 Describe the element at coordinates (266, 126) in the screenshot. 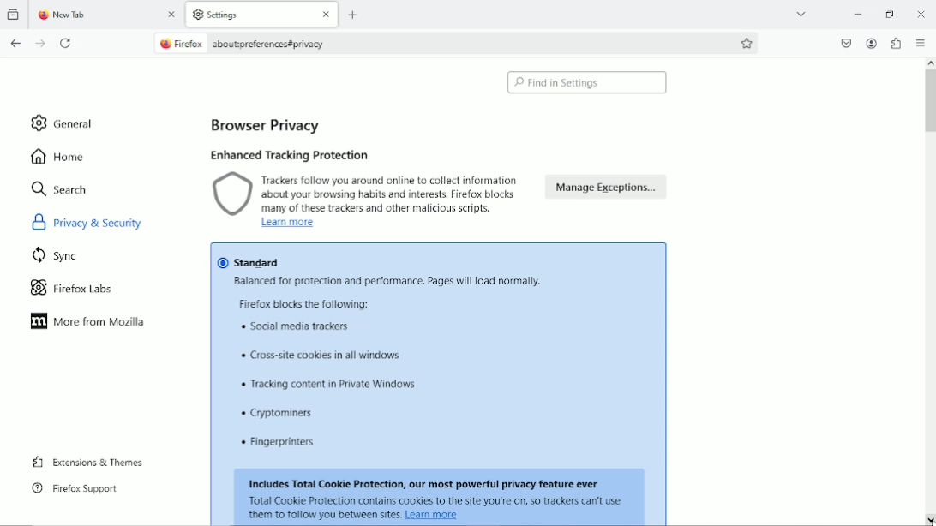

I see `browser privacy` at that location.